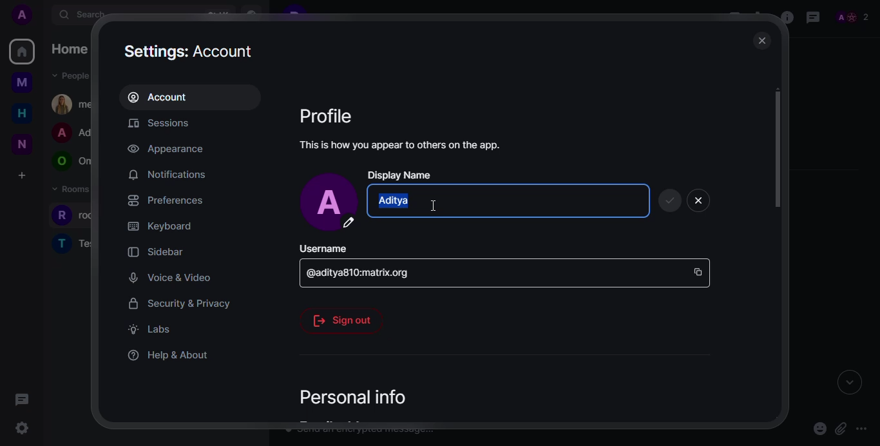 The height and width of the screenshot is (446, 880). Describe the element at coordinates (169, 276) in the screenshot. I see `voice` at that location.